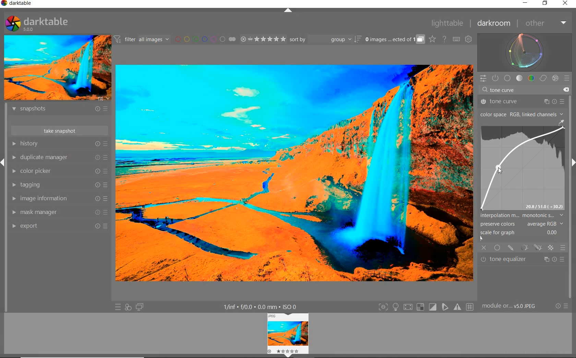 This screenshot has height=358, width=576. What do you see at coordinates (523, 91) in the screenshot?
I see `tone curve` at bounding box center [523, 91].